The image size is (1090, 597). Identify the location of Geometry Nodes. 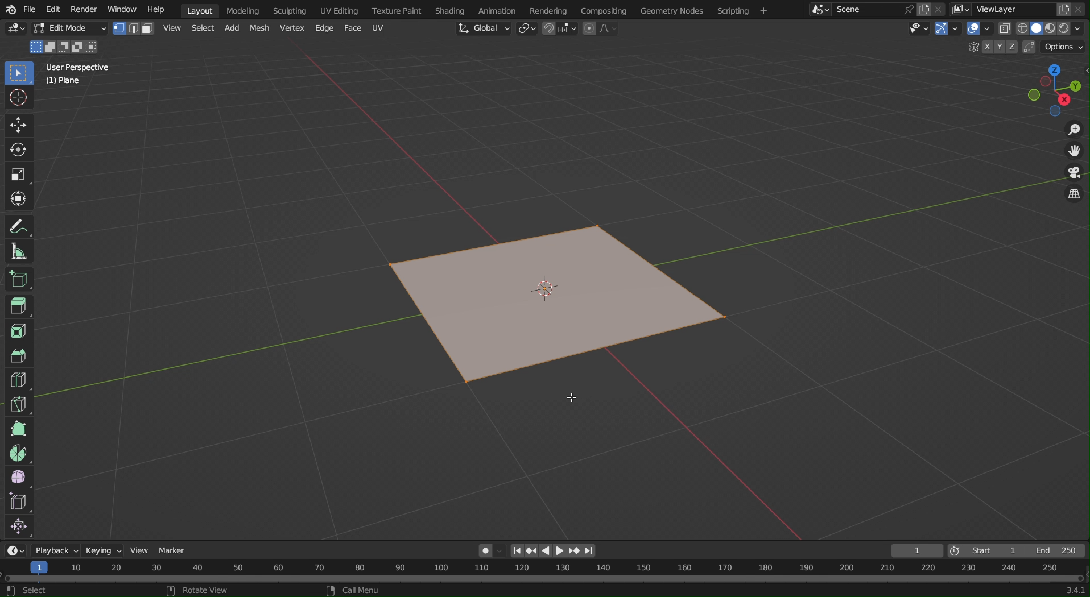
(671, 10).